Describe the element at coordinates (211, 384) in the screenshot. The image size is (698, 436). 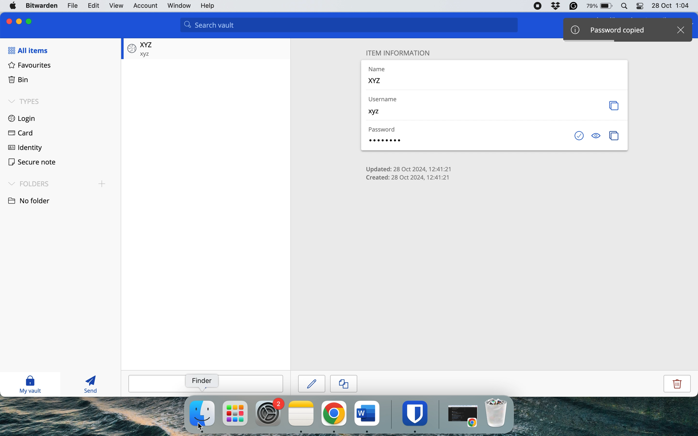
I see `add item` at that location.